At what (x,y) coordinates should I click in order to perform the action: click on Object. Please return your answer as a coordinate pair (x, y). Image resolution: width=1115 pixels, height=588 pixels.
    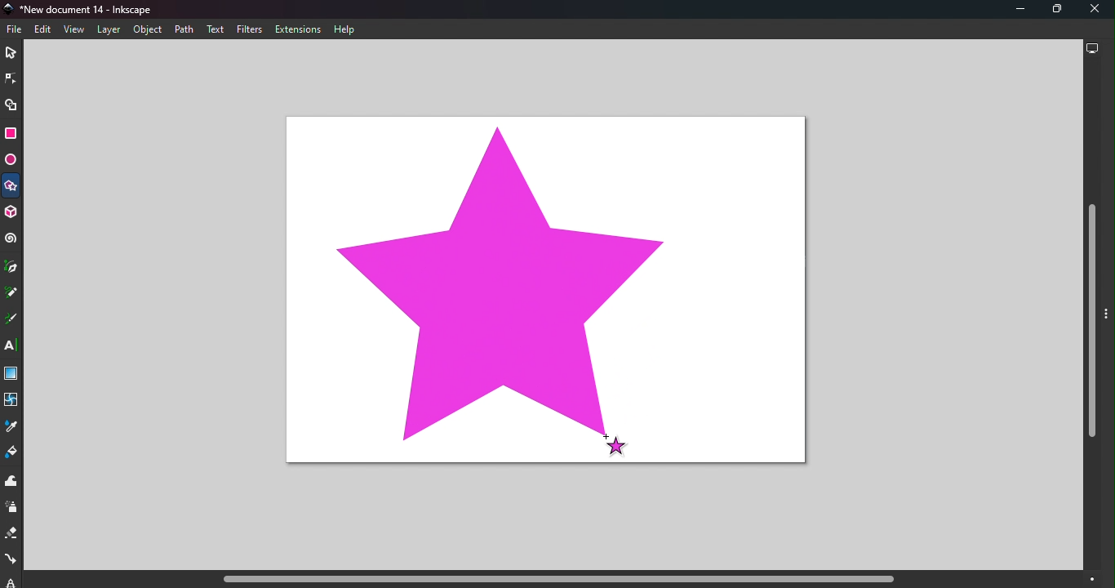
    Looking at the image, I should click on (147, 30).